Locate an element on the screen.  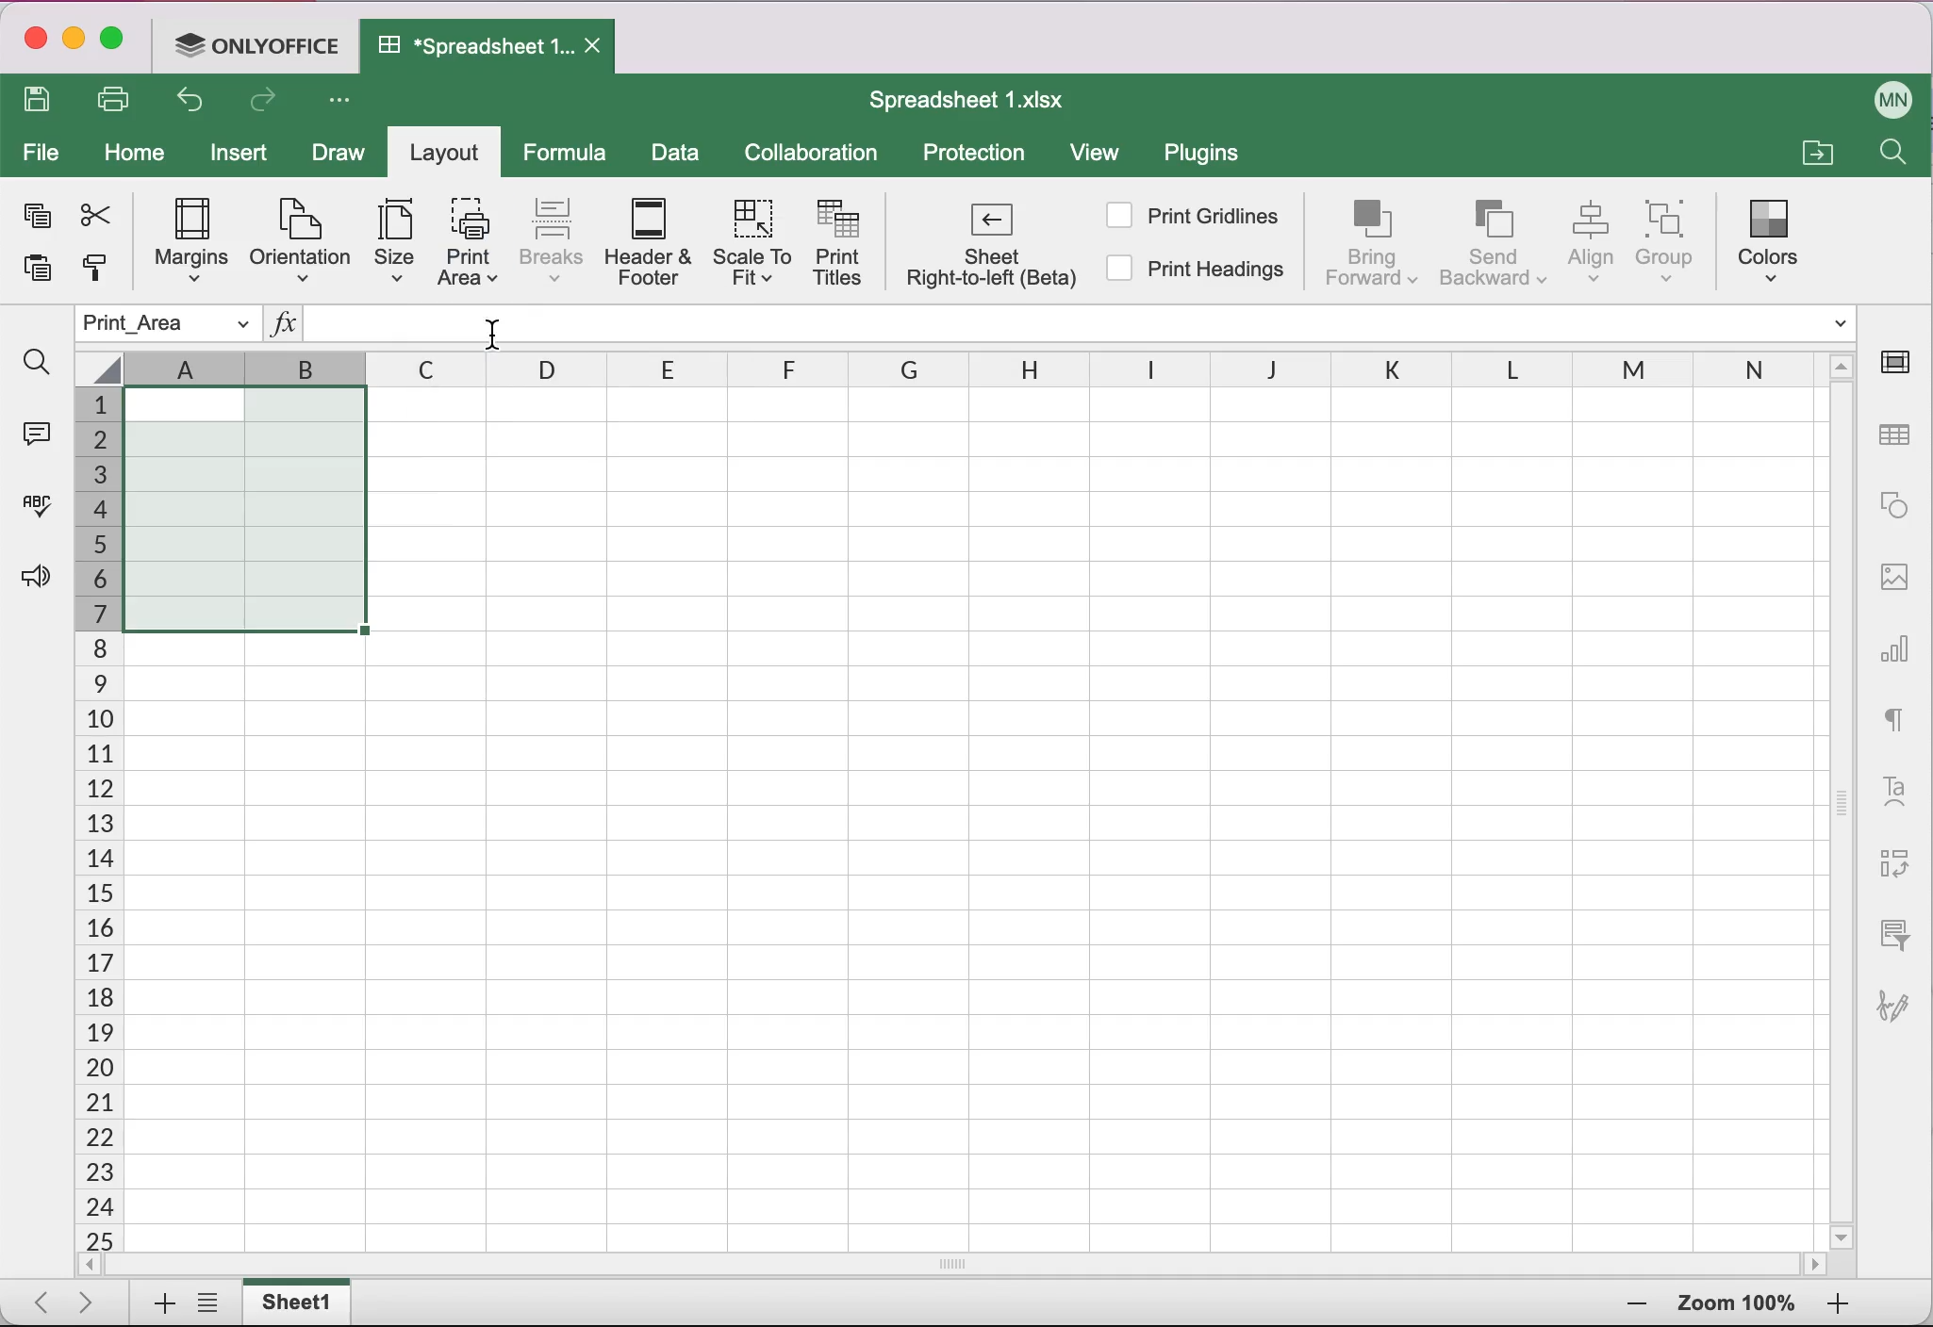
spell checking is located at coordinates (33, 513).